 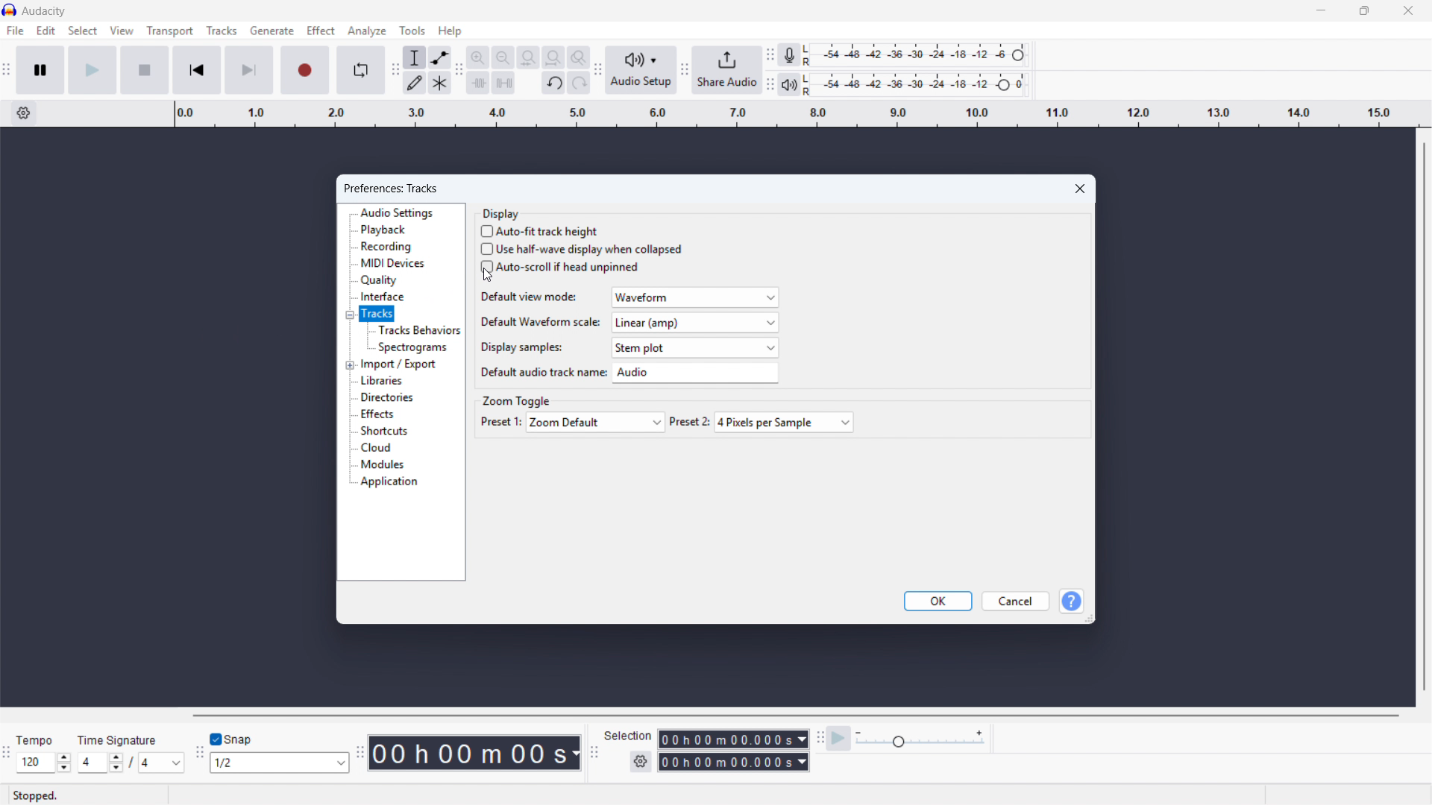 I want to click on enable loop, so click(x=360, y=71).